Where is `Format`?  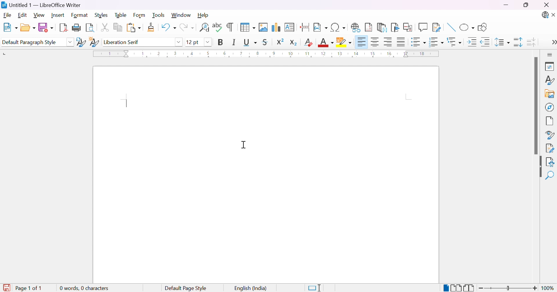 Format is located at coordinates (80, 15).